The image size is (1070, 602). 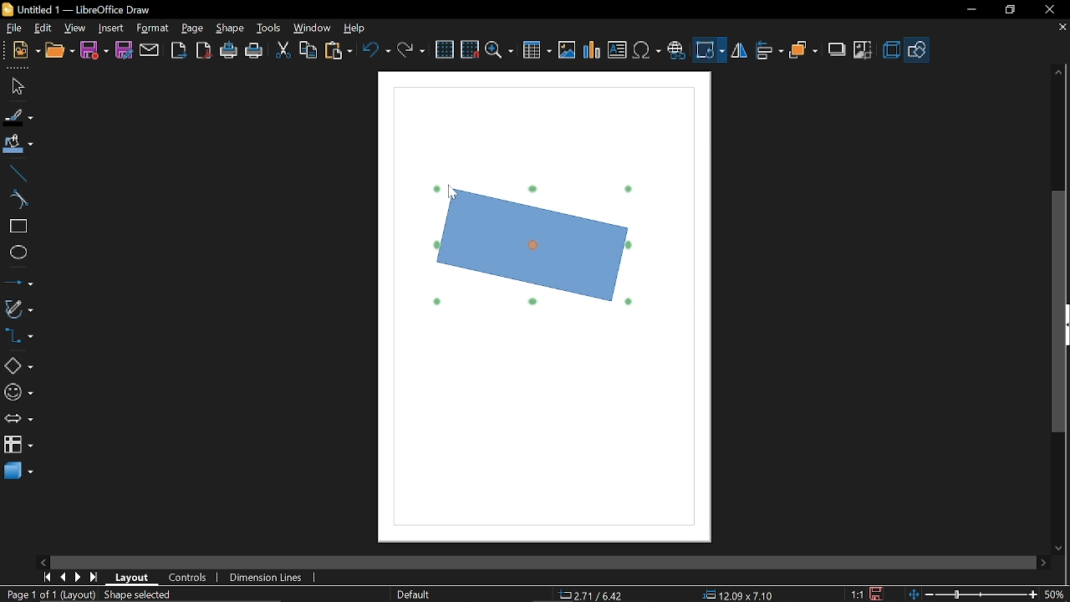 What do you see at coordinates (1010, 10) in the screenshot?
I see `restore down` at bounding box center [1010, 10].